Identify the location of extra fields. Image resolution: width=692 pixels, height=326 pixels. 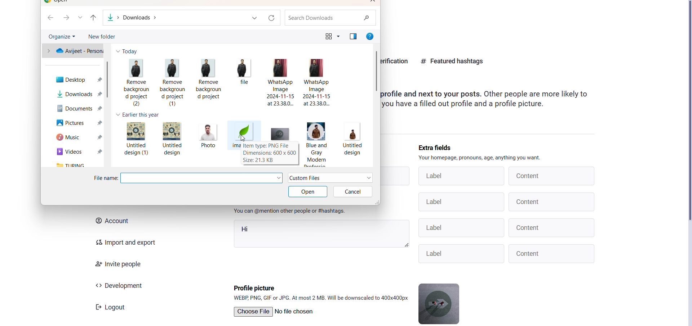
(438, 148).